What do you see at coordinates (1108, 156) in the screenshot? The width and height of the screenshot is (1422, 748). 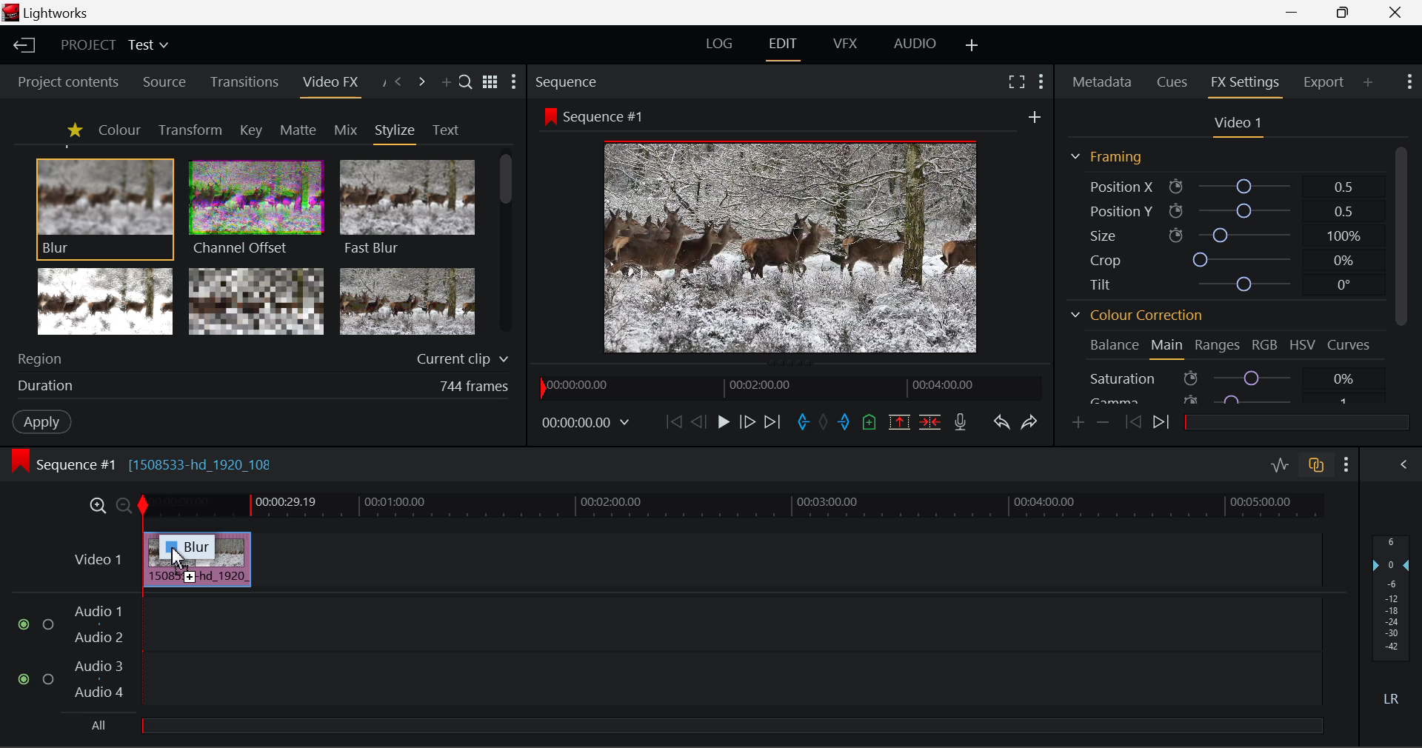 I see `Framing Section` at bounding box center [1108, 156].